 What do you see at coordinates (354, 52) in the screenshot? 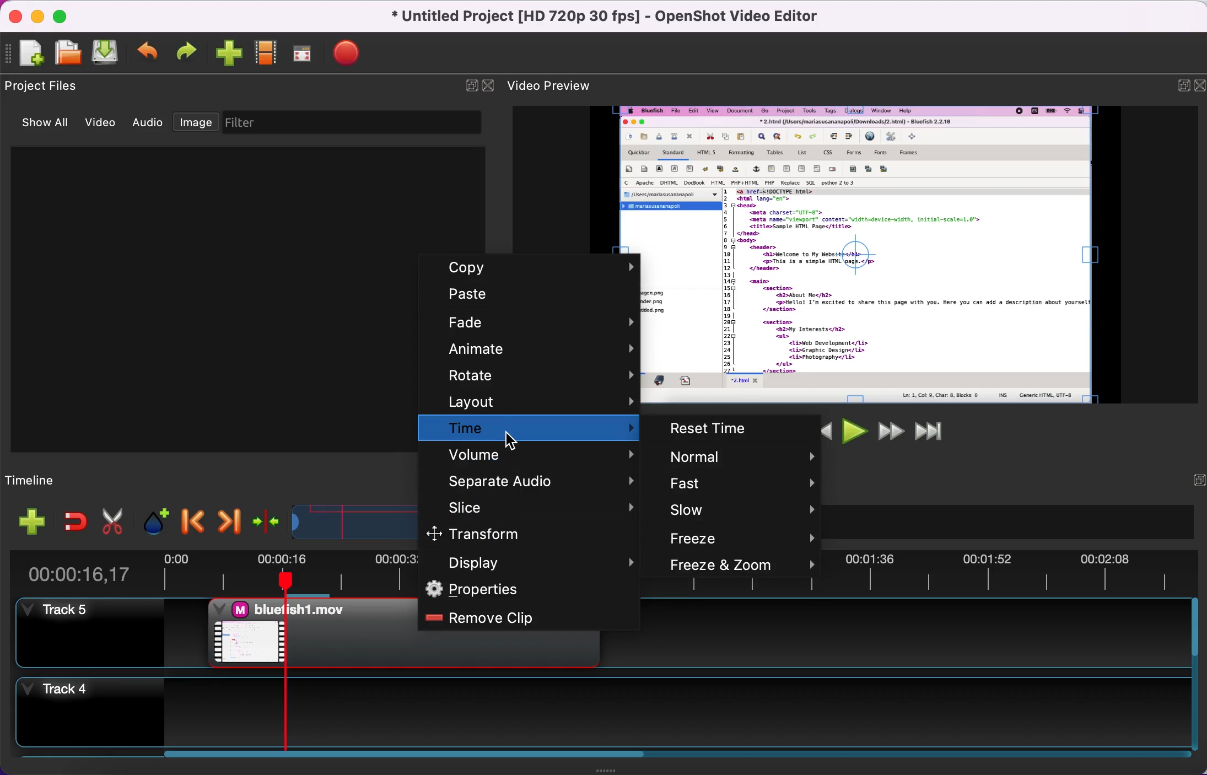
I see `export video` at bounding box center [354, 52].